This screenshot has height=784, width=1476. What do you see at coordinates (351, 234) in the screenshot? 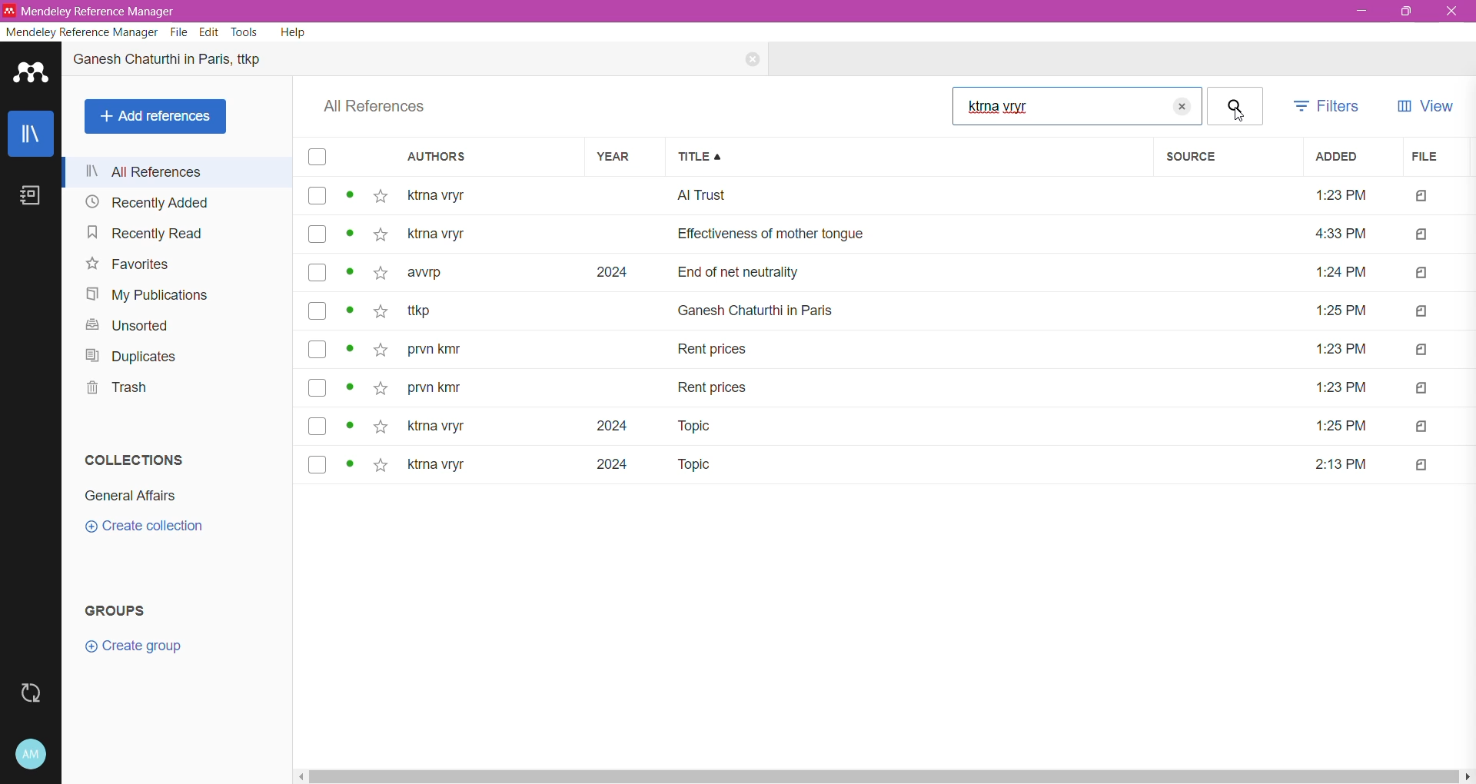
I see `view status` at bounding box center [351, 234].